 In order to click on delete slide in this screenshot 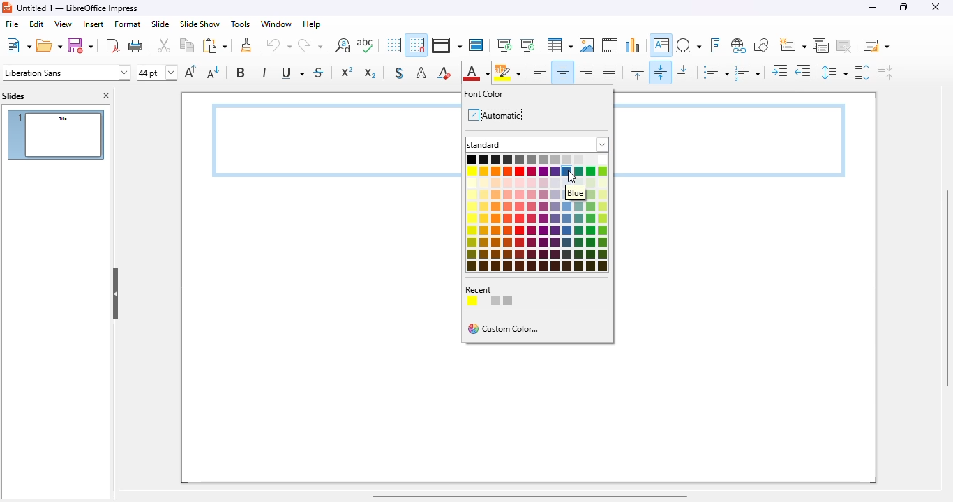, I will do `click(845, 45)`.